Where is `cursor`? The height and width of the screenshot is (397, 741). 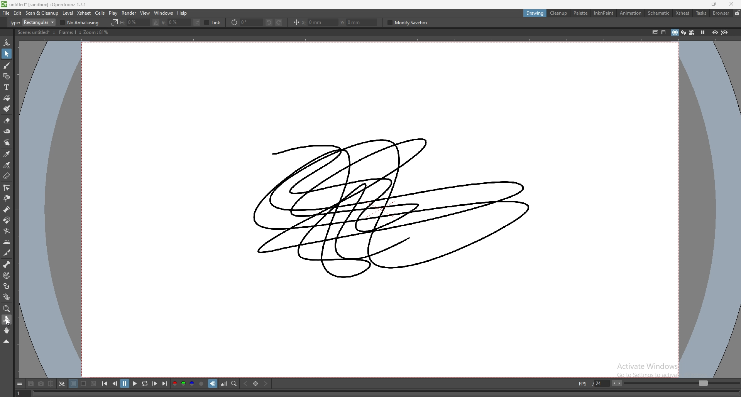 cursor is located at coordinates (9, 323).